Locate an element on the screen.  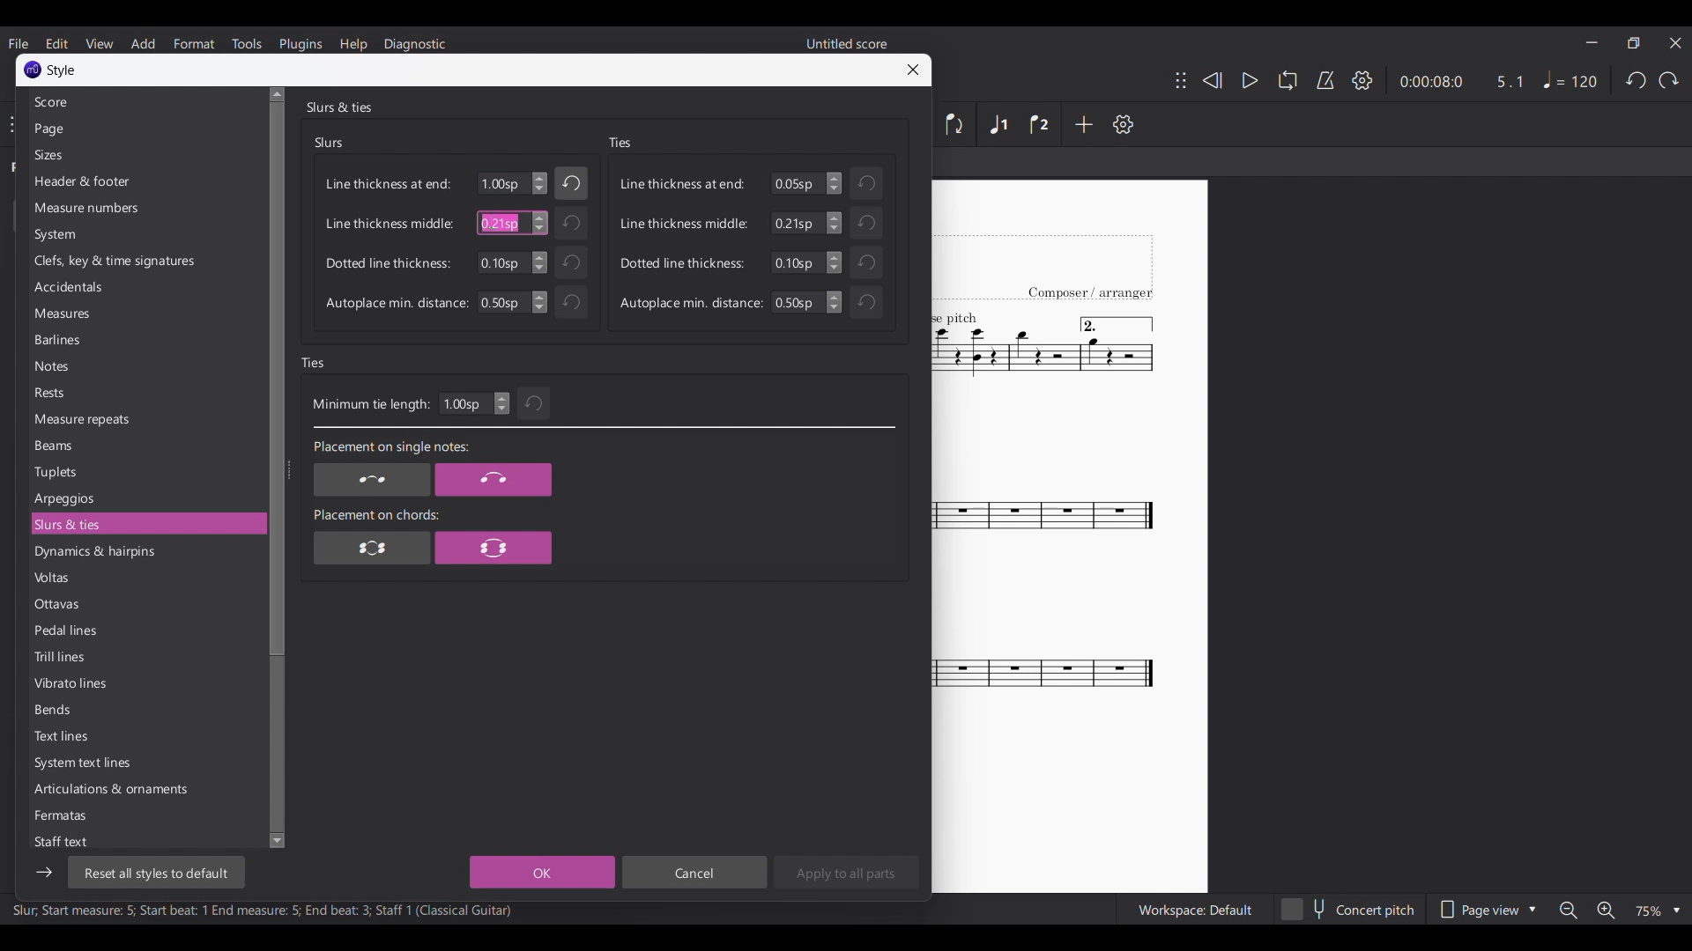
Input numbers for line thickness at end is located at coordinates (797, 183).